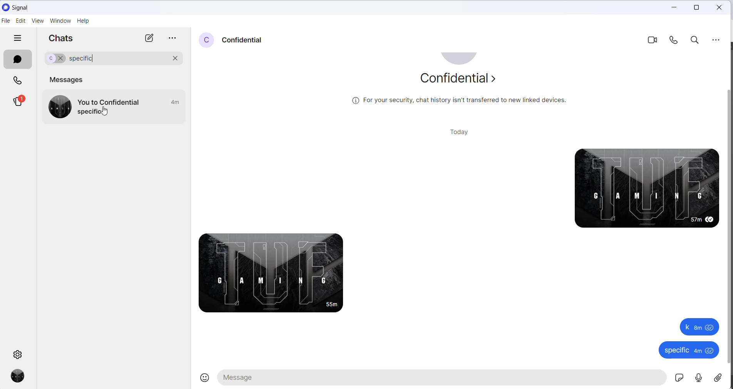  What do you see at coordinates (206, 40) in the screenshot?
I see `profile picture` at bounding box center [206, 40].